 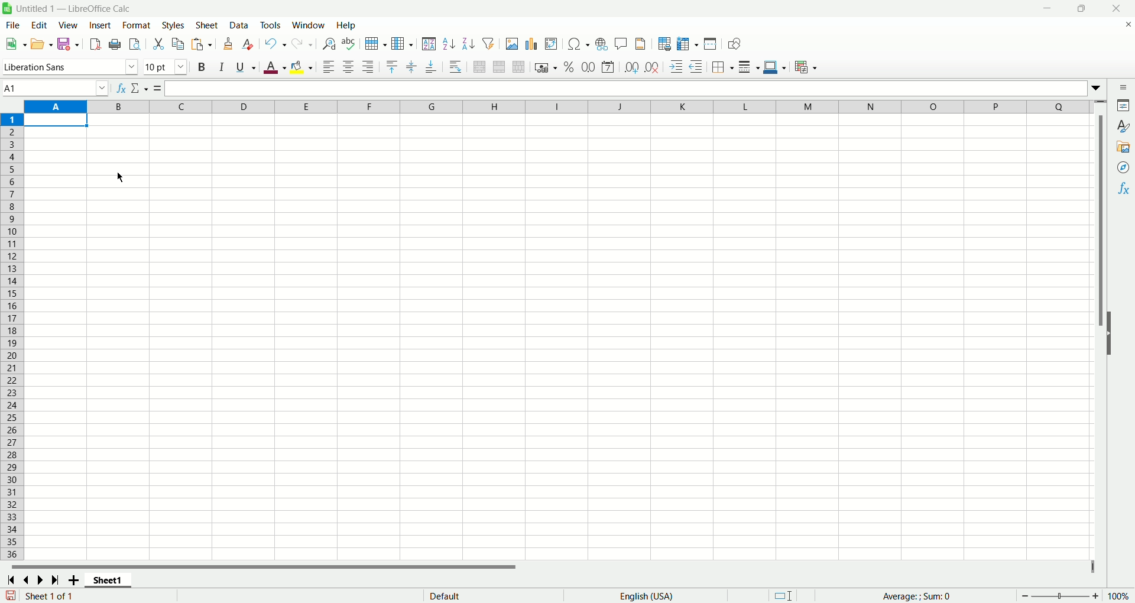 What do you see at coordinates (579, 44) in the screenshot?
I see `insert special character` at bounding box center [579, 44].